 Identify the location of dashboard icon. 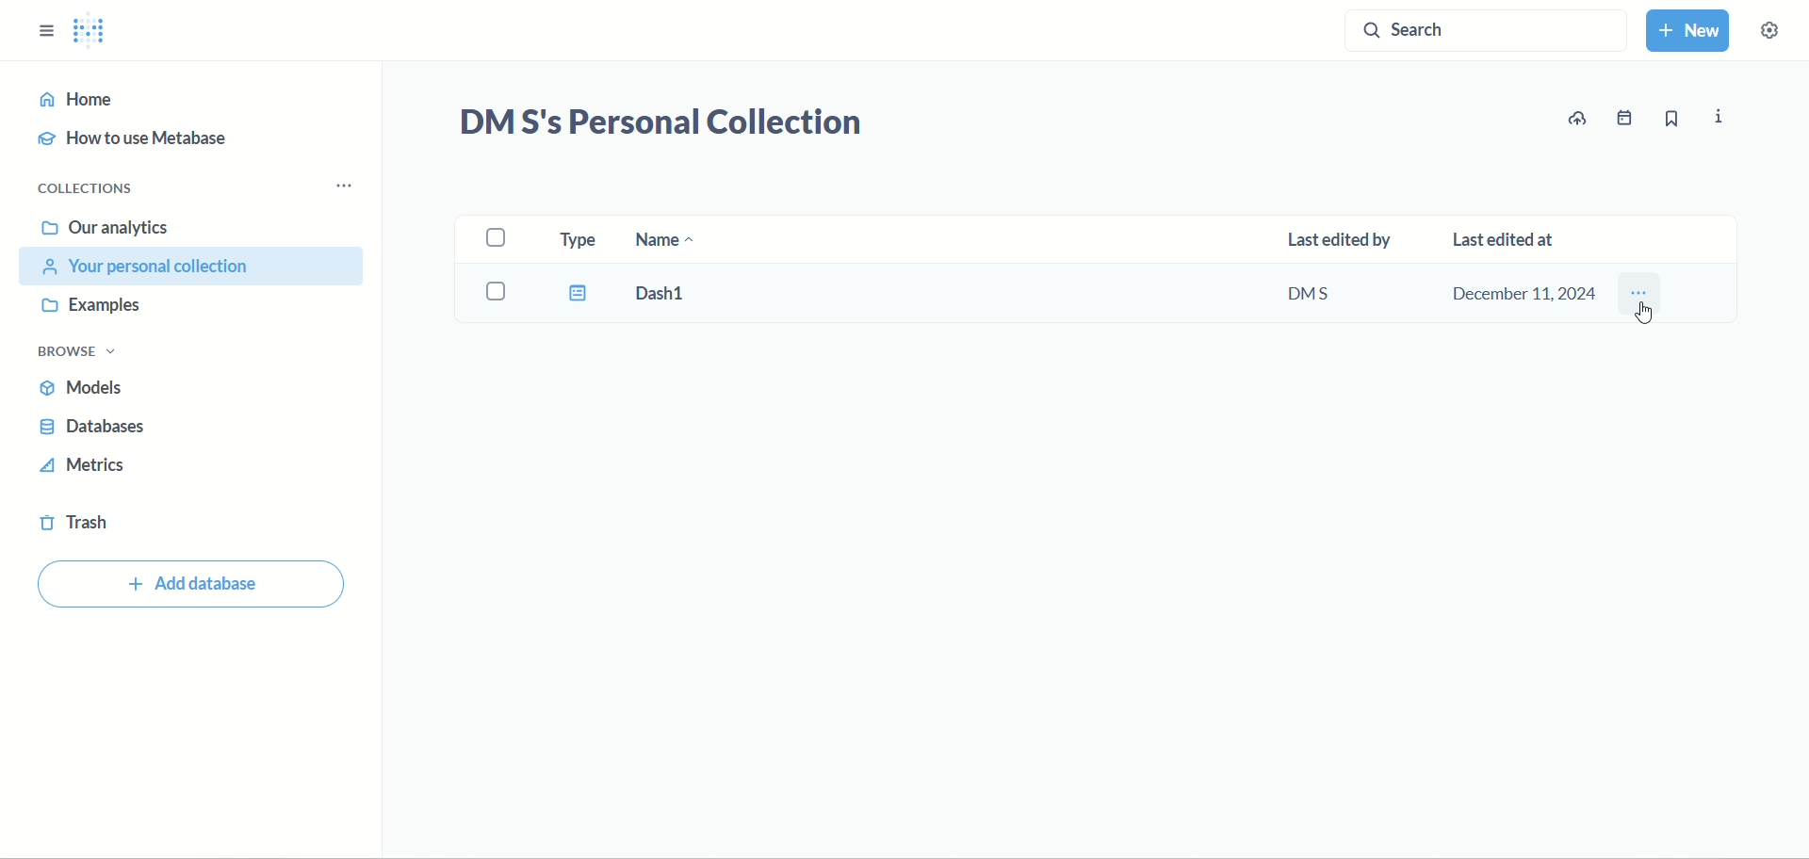
(575, 293).